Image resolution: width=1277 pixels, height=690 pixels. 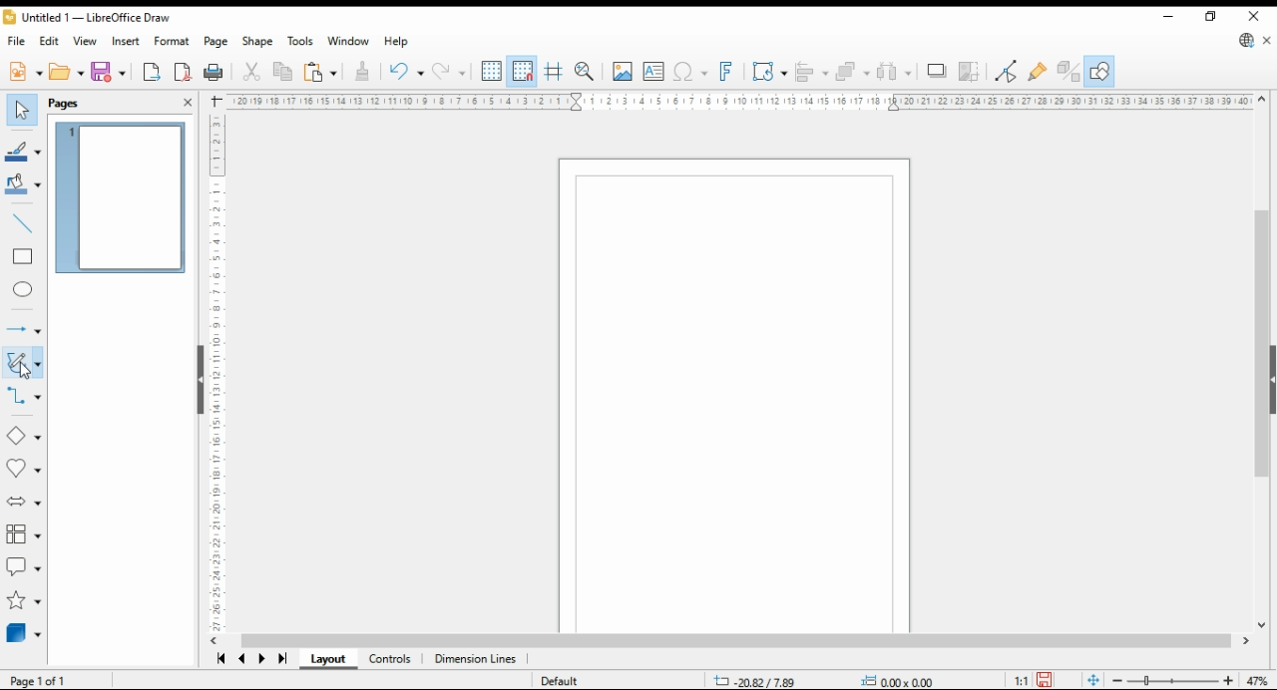 I want to click on connectors, so click(x=22, y=398).